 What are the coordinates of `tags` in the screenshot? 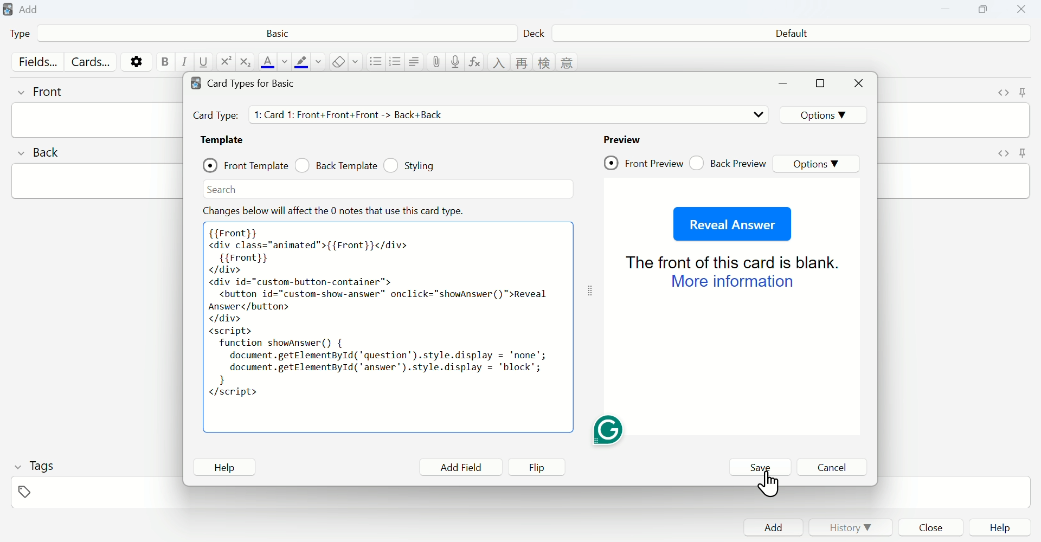 It's located at (94, 493).